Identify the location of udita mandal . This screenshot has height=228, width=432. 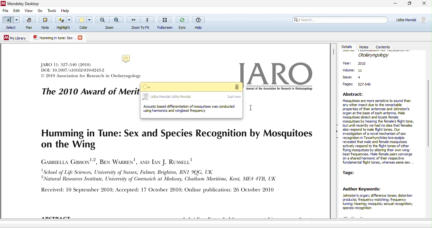
(190, 97).